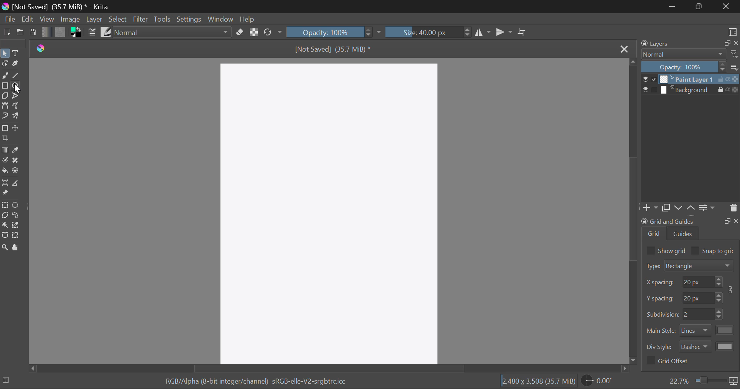 The height and width of the screenshot is (389, 740). I want to click on Dynamic Brush, so click(5, 116).